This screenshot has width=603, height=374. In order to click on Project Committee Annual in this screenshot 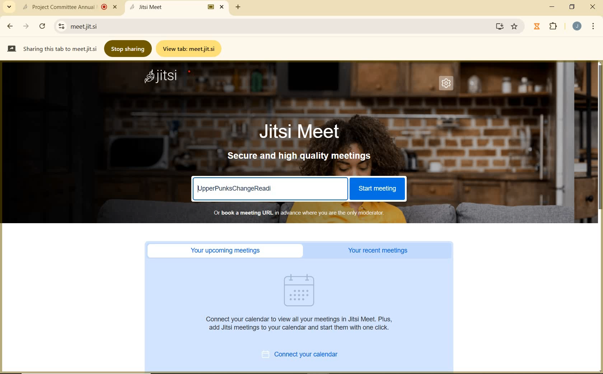, I will do `click(69, 7)`.